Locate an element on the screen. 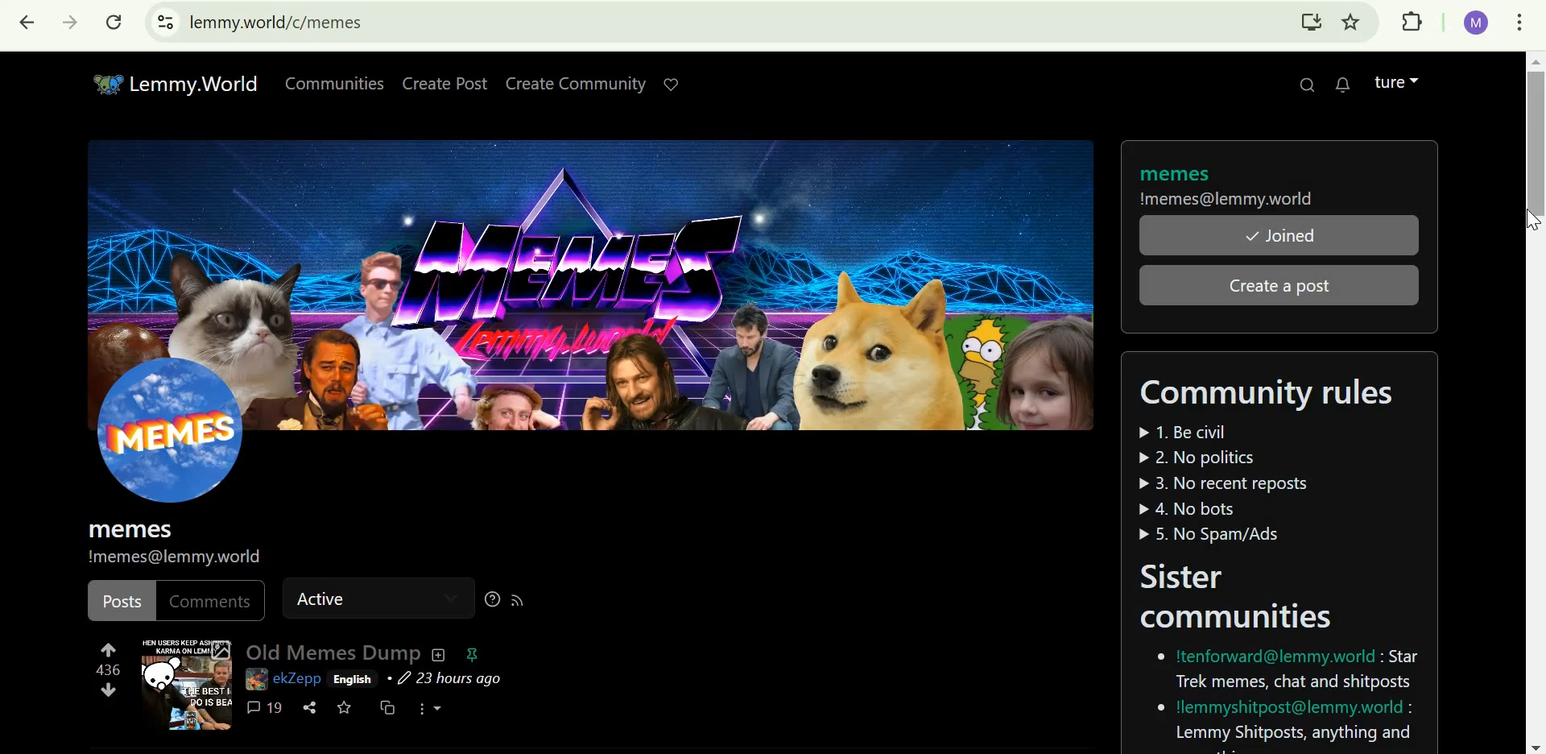 The image size is (1546, 754). profile icon is located at coordinates (176, 470).